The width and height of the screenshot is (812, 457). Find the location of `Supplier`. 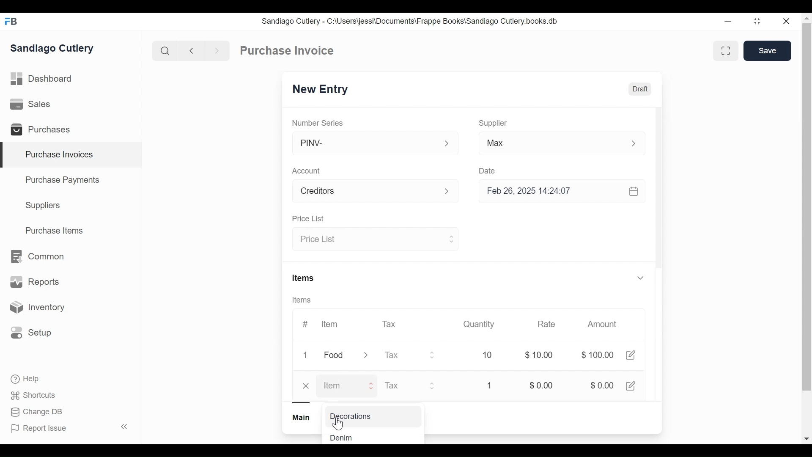

Supplier is located at coordinates (494, 123).